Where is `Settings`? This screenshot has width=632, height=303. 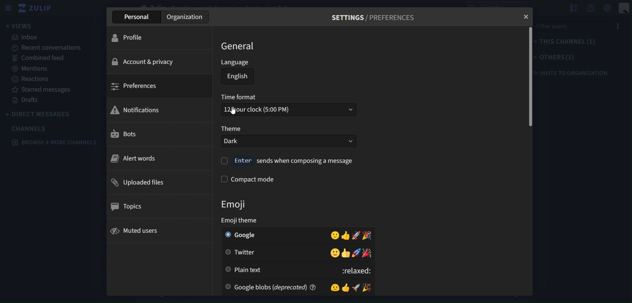
Settings is located at coordinates (608, 8).